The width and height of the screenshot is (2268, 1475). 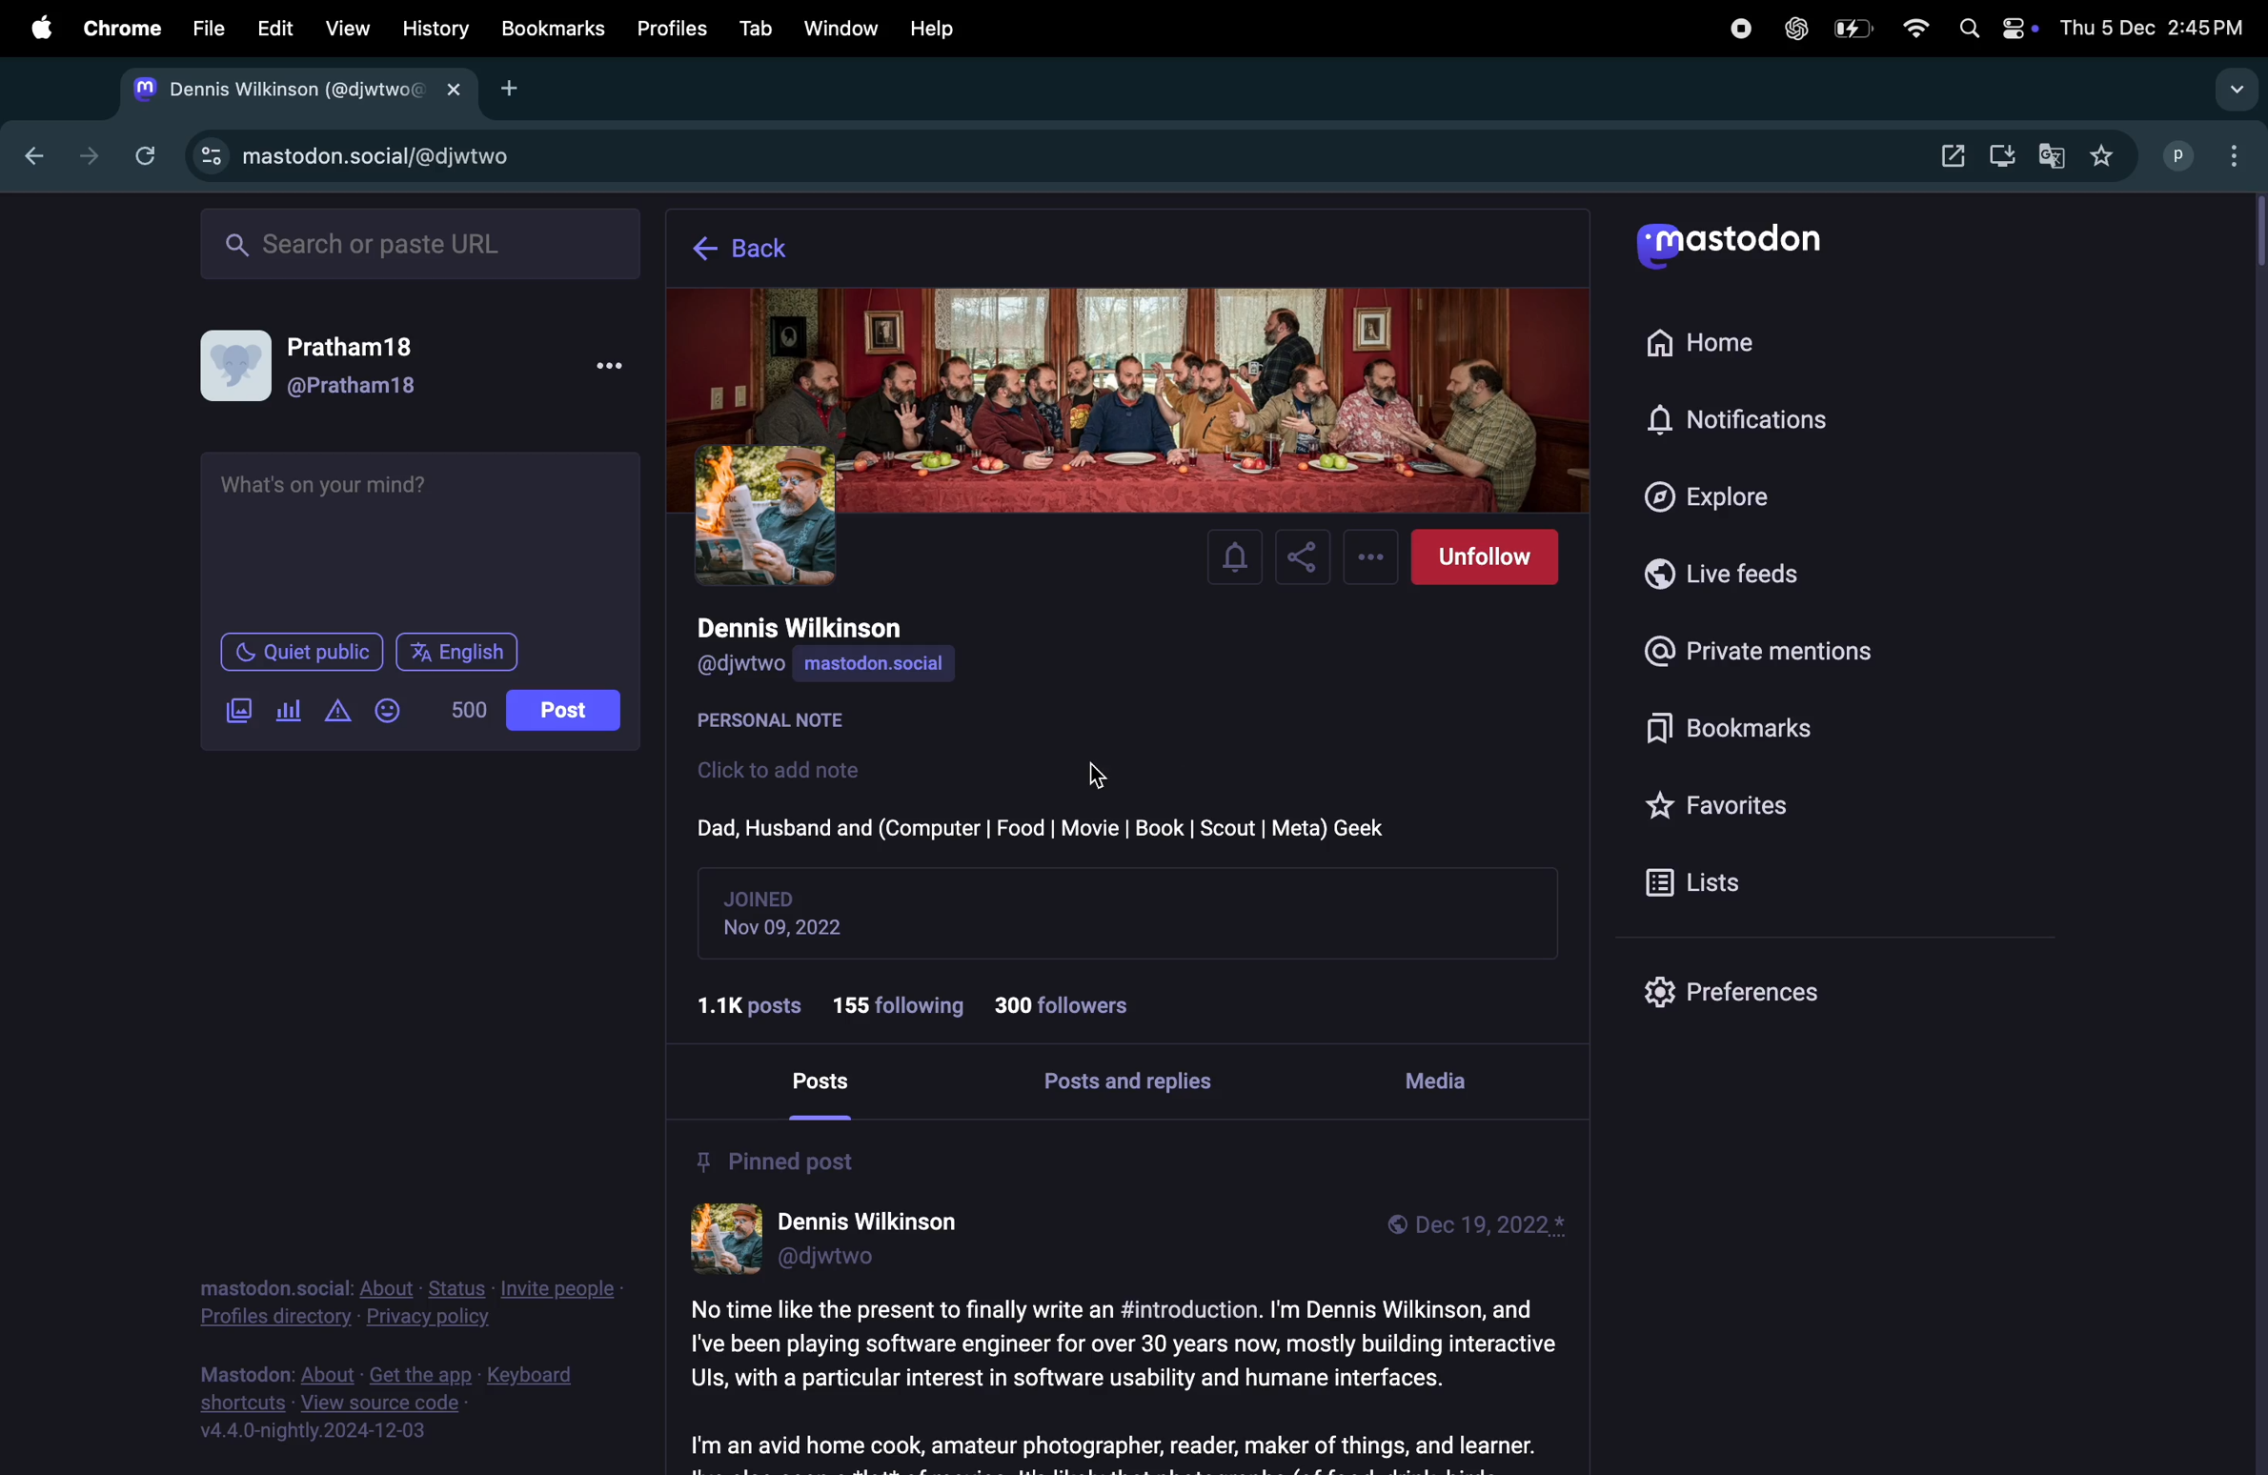 I want to click on date, so click(x=1488, y=1227).